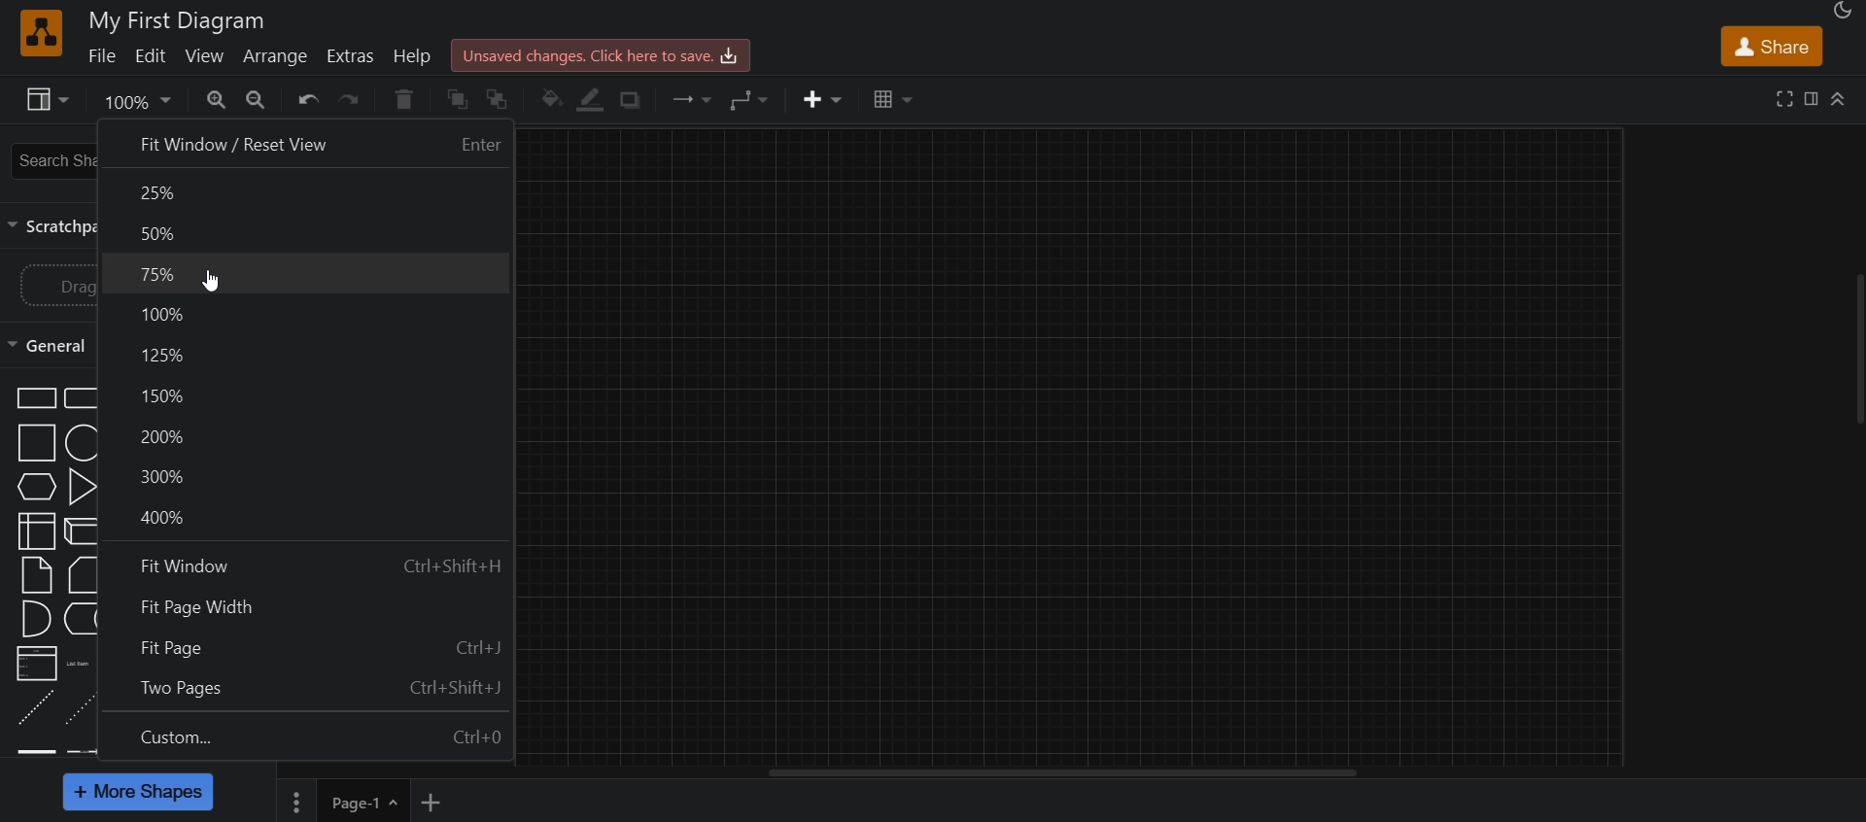  What do you see at coordinates (595, 102) in the screenshot?
I see `line color` at bounding box center [595, 102].